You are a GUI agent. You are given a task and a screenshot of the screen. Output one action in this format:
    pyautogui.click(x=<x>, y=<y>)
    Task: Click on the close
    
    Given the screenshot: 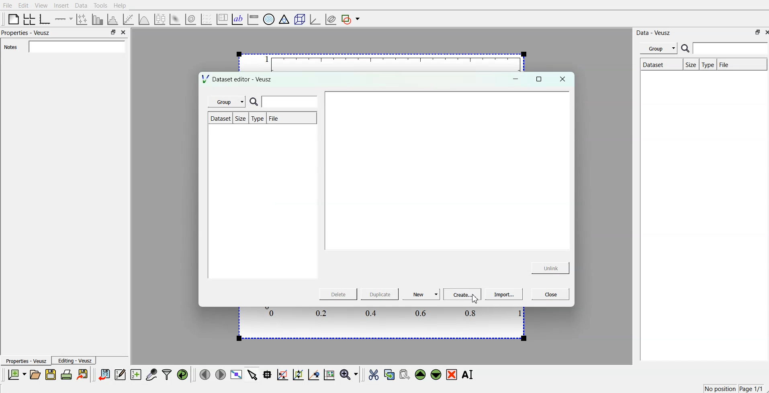 What is the action you would take?
    pyautogui.click(x=764, y=32)
    